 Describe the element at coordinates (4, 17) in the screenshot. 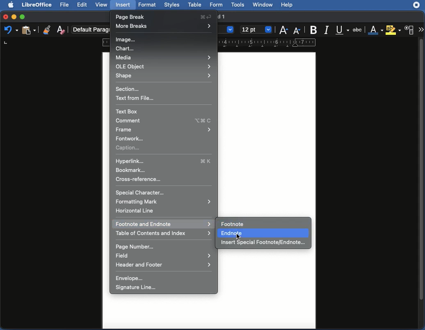

I see `Close` at that location.